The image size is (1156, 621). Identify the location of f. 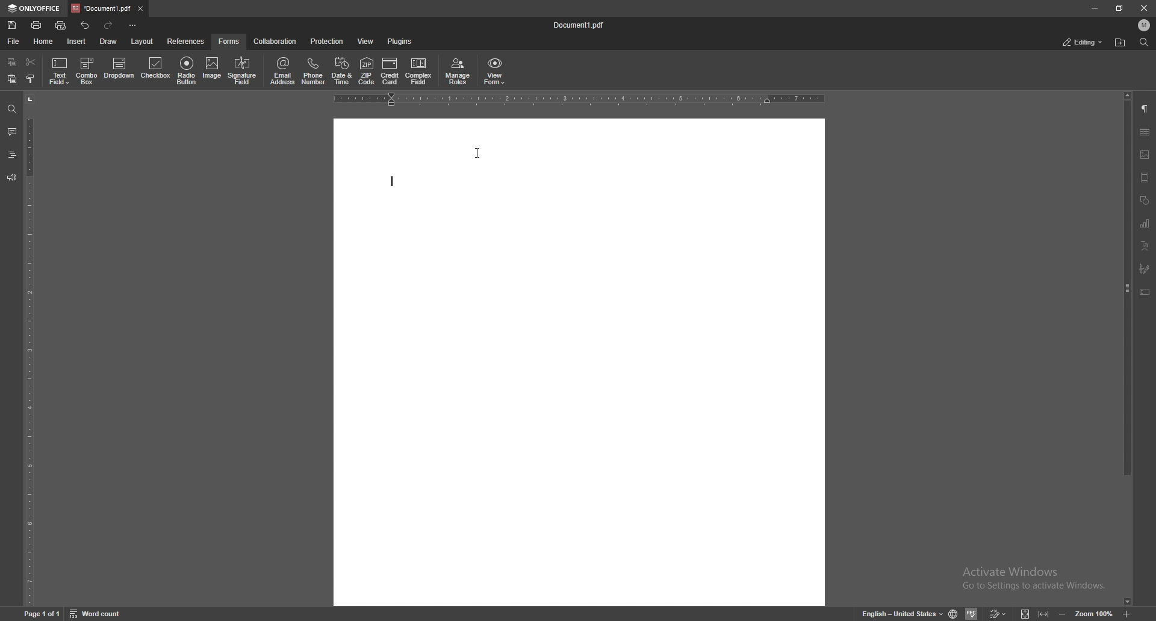
(229, 42).